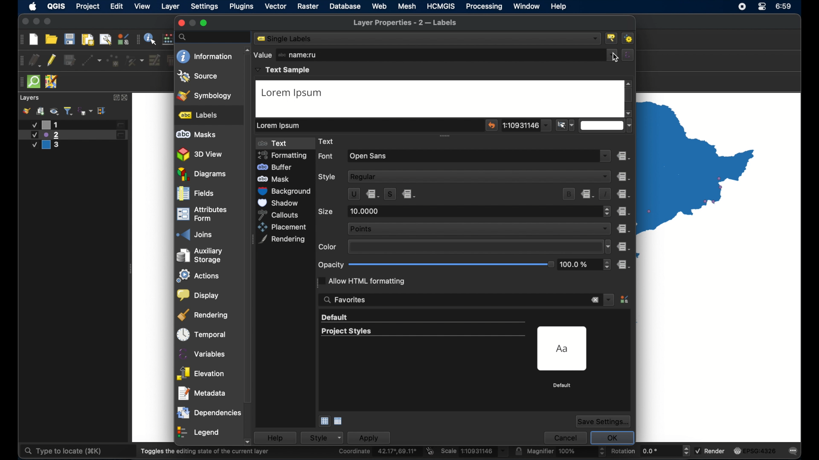 This screenshot has width=819, height=460. I want to click on actions, so click(199, 274).